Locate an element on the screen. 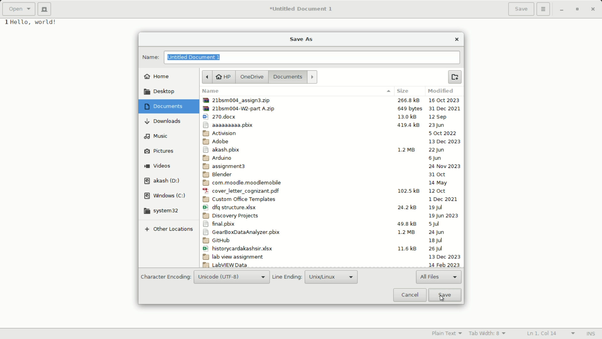 This screenshot has width=602, height=339. new document is located at coordinates (45, 9).